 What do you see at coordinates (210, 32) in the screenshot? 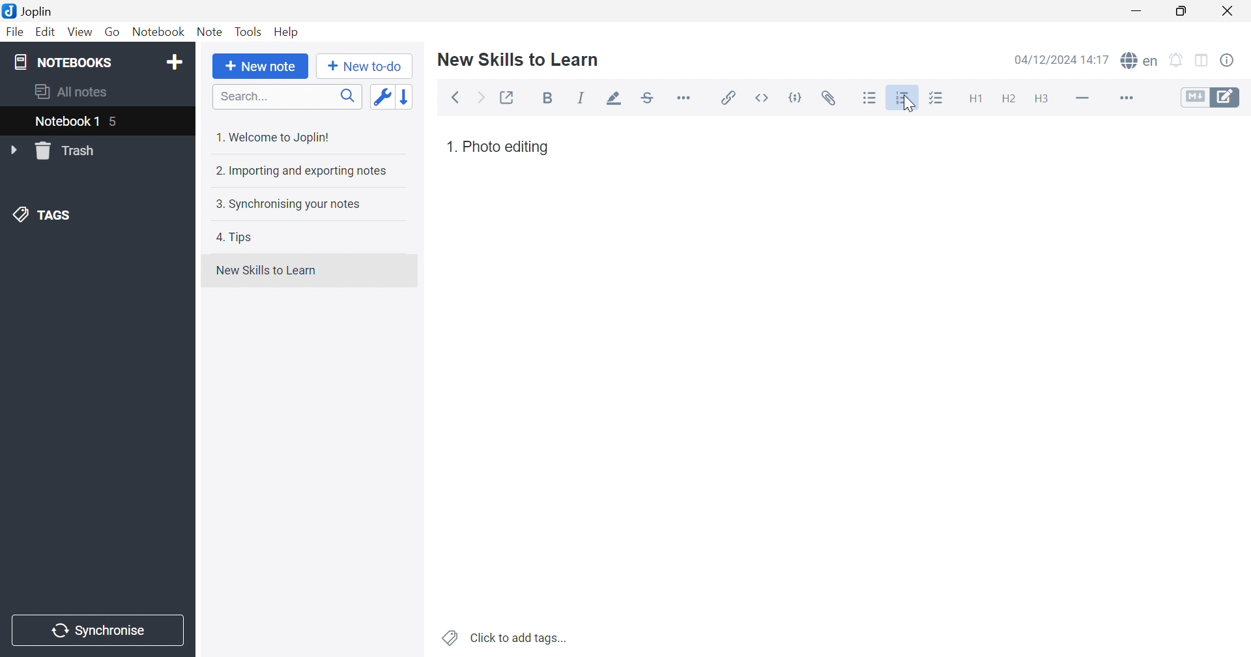
I see `Note` at bounding box center [210, 32].